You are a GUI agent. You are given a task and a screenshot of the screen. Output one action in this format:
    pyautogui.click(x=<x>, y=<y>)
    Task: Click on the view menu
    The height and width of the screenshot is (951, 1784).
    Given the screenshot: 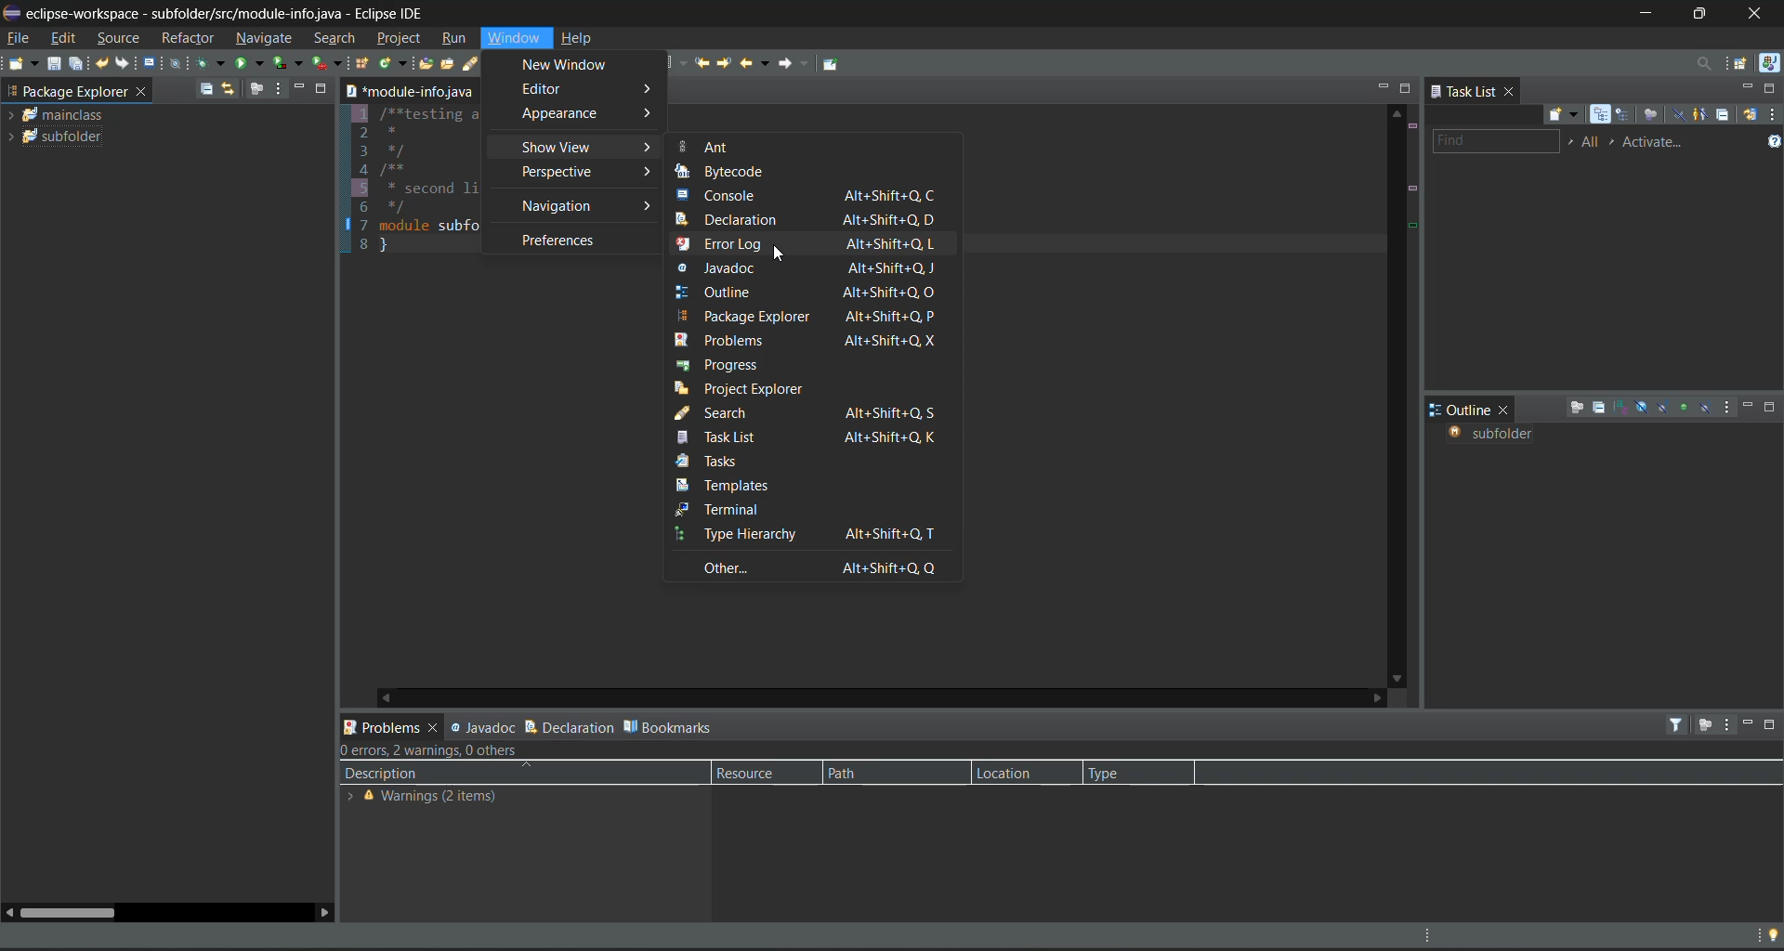 What is the action you would take?
    pyautogui.click(x=1726, y=723)
    